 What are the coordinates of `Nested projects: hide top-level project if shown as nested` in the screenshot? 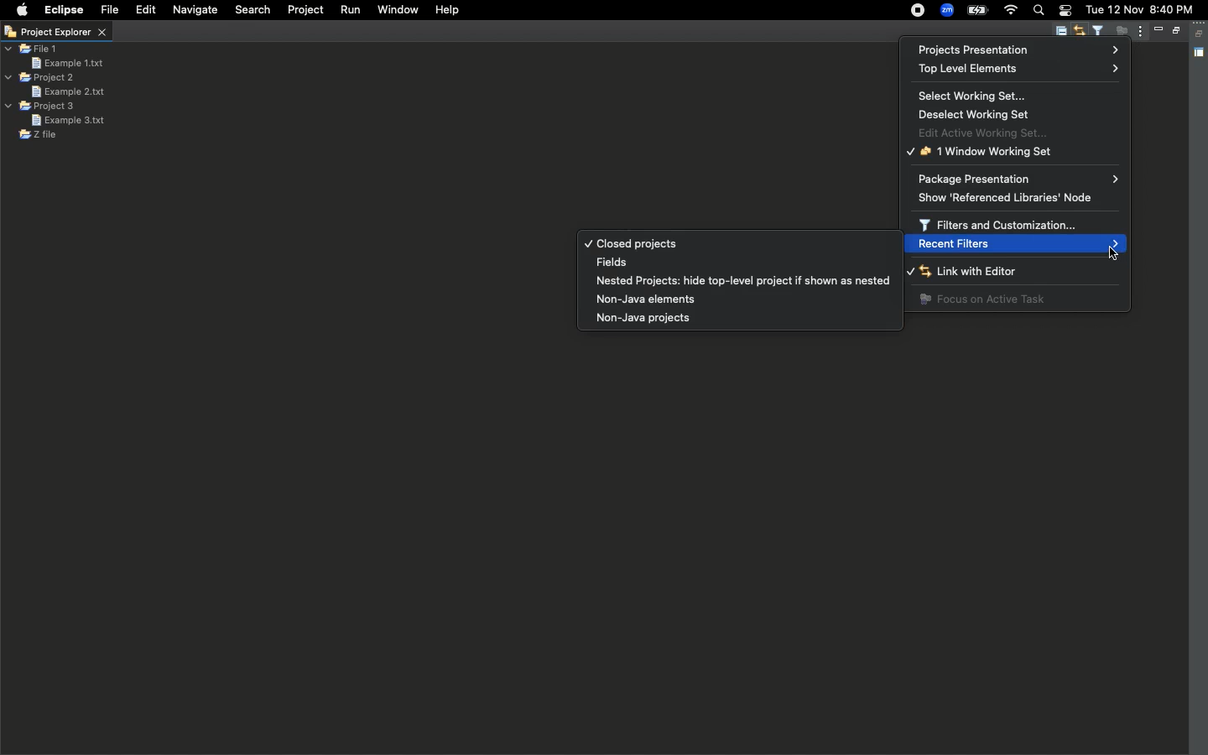 It's located at (749, 282).